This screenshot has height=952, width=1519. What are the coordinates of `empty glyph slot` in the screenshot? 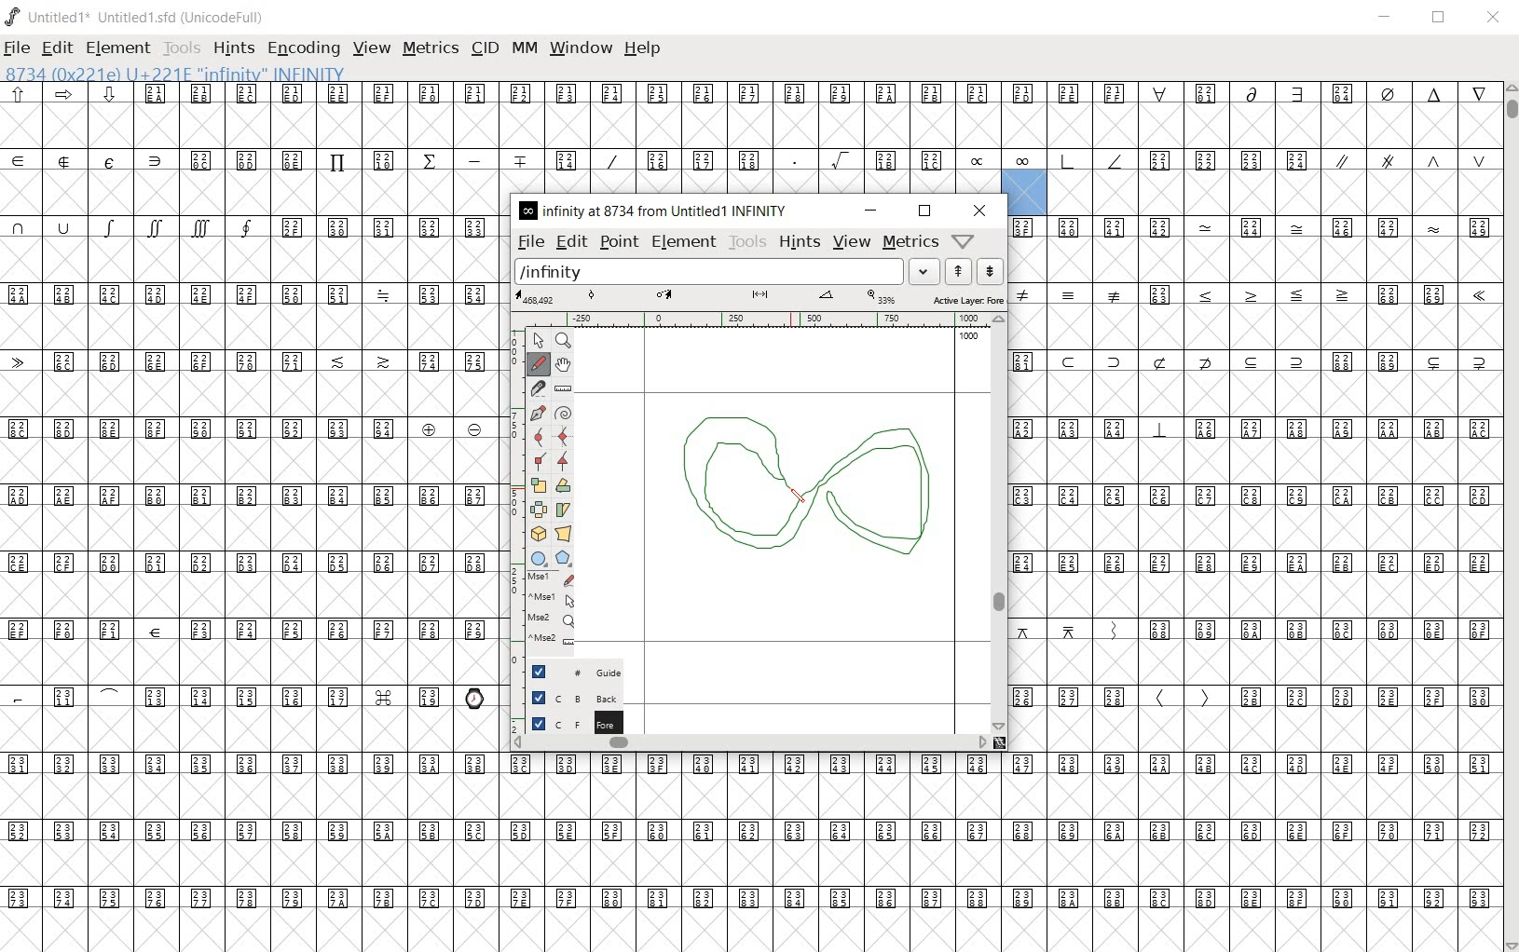 It's located at (1254, 662).